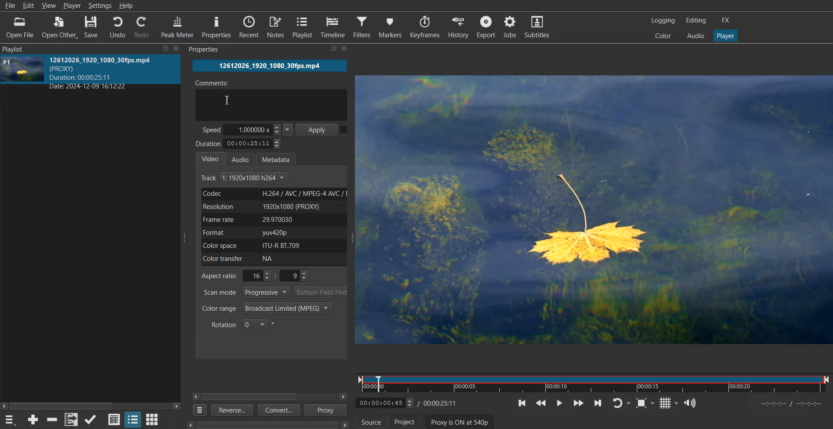  I want to click on scrollbar, so click(262, 423).